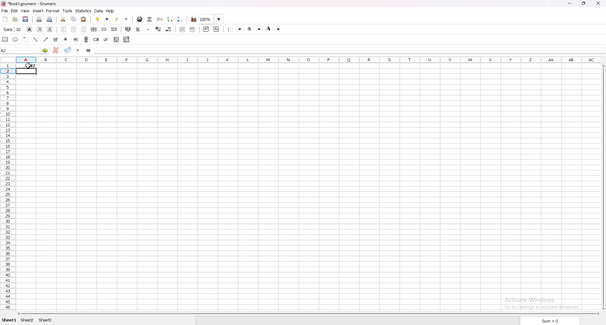  I want to click on arrowed line, so click(46, 39).